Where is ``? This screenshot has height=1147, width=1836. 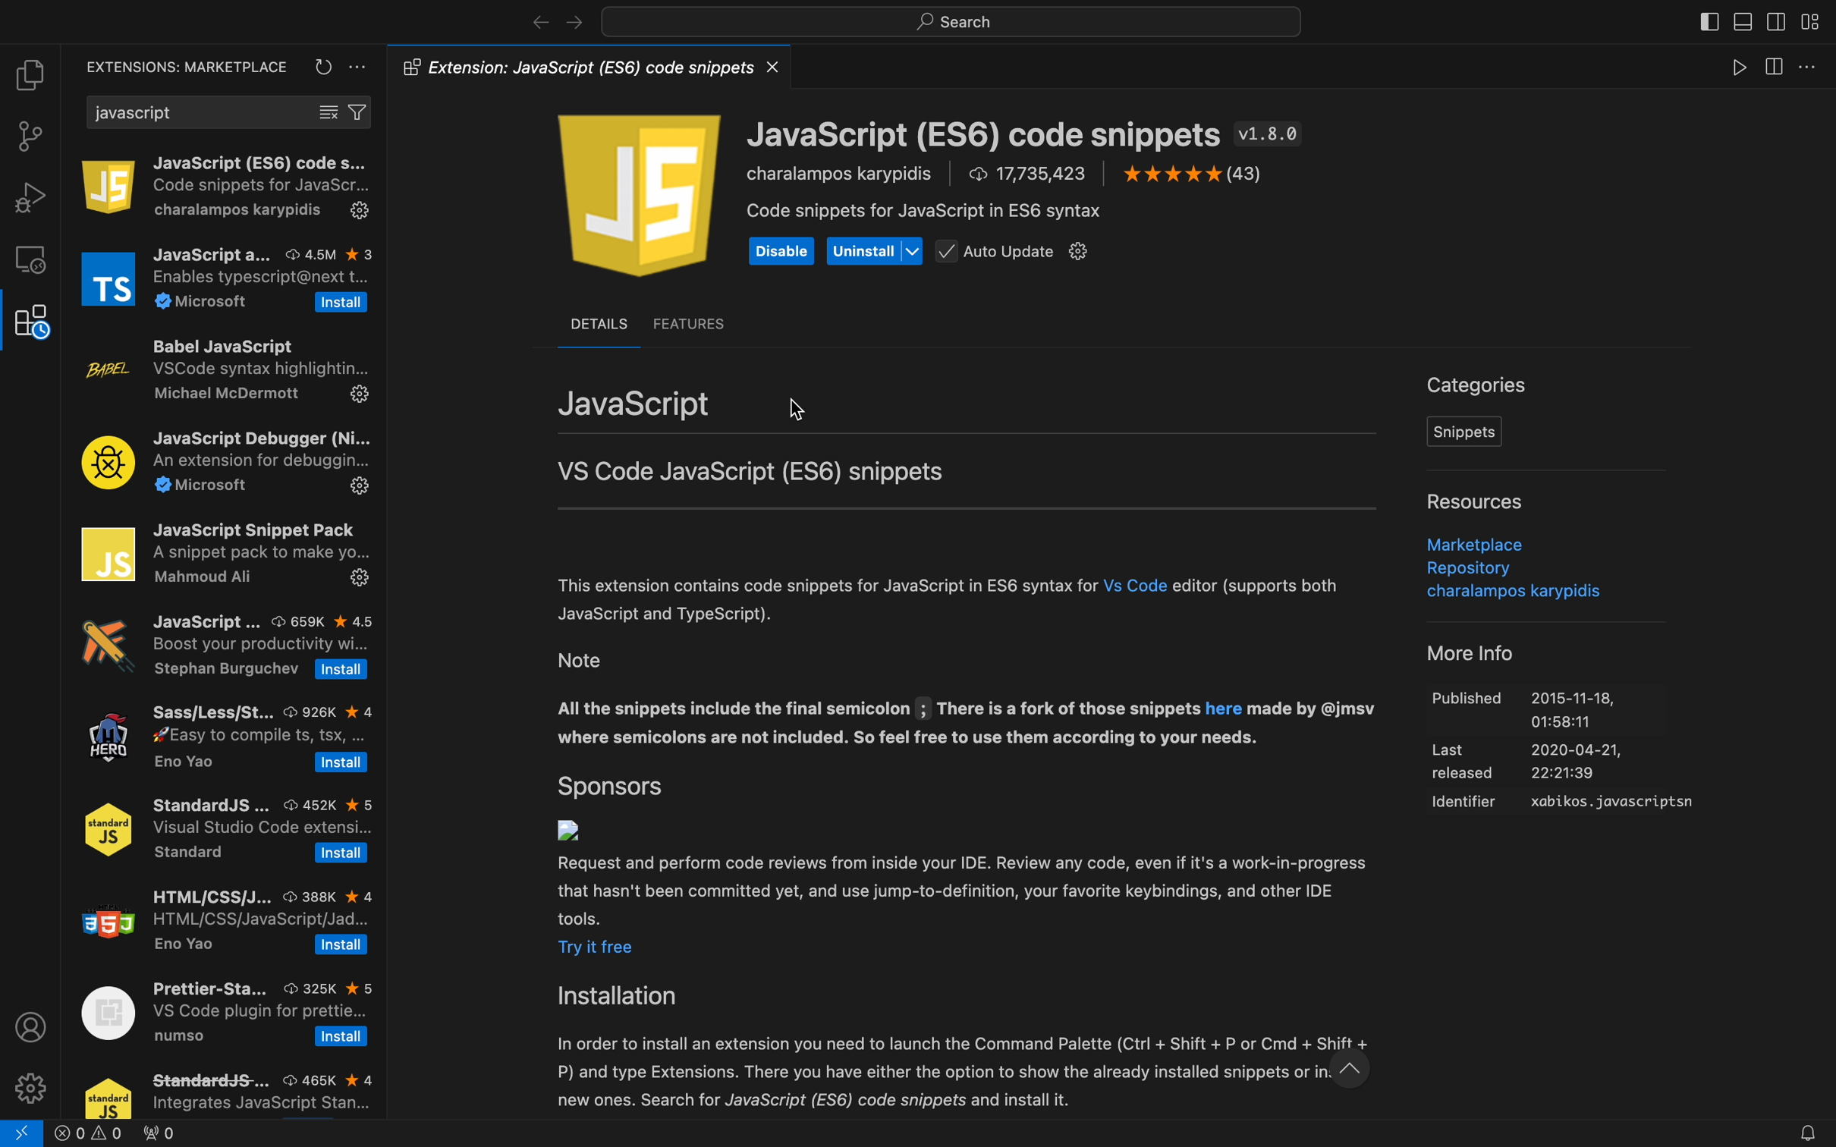
 is located at coordinates (1508, 595).